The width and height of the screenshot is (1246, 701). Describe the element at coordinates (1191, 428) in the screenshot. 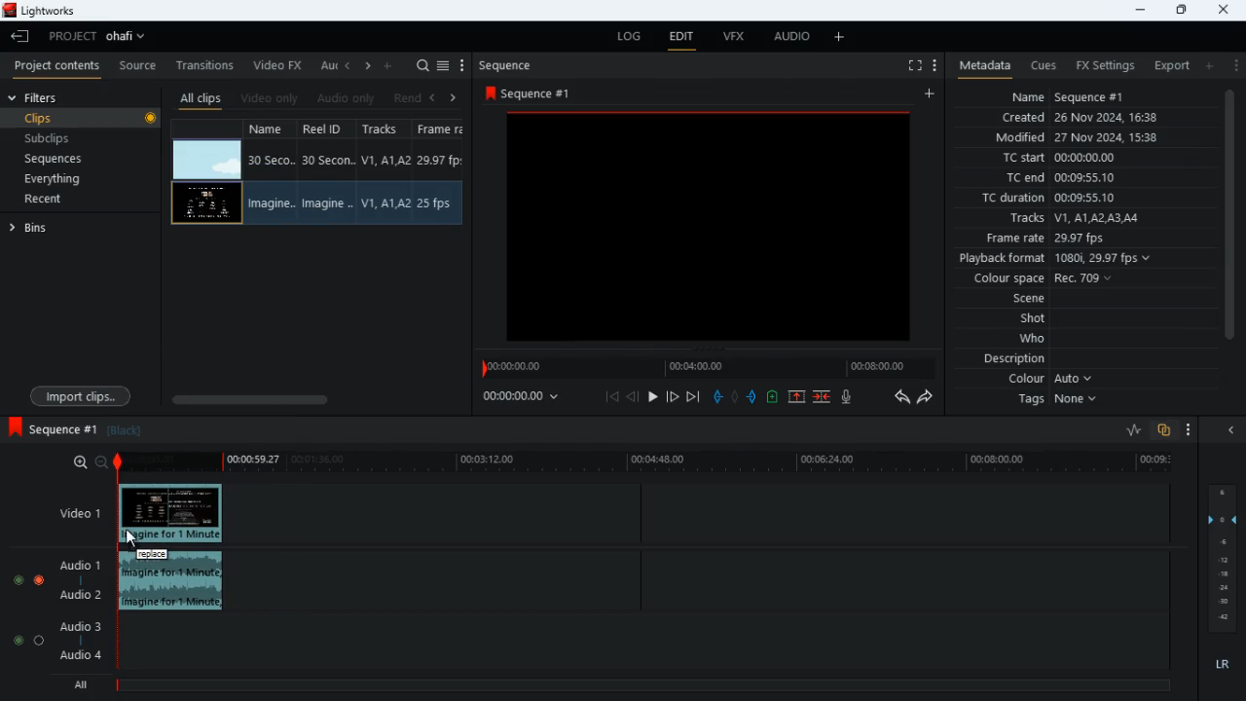

I see `more` at that location.